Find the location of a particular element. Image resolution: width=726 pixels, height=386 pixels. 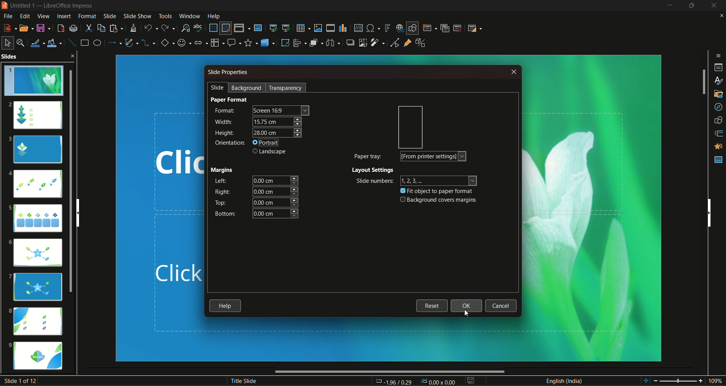

top margin is located at coordinates (276, 202).